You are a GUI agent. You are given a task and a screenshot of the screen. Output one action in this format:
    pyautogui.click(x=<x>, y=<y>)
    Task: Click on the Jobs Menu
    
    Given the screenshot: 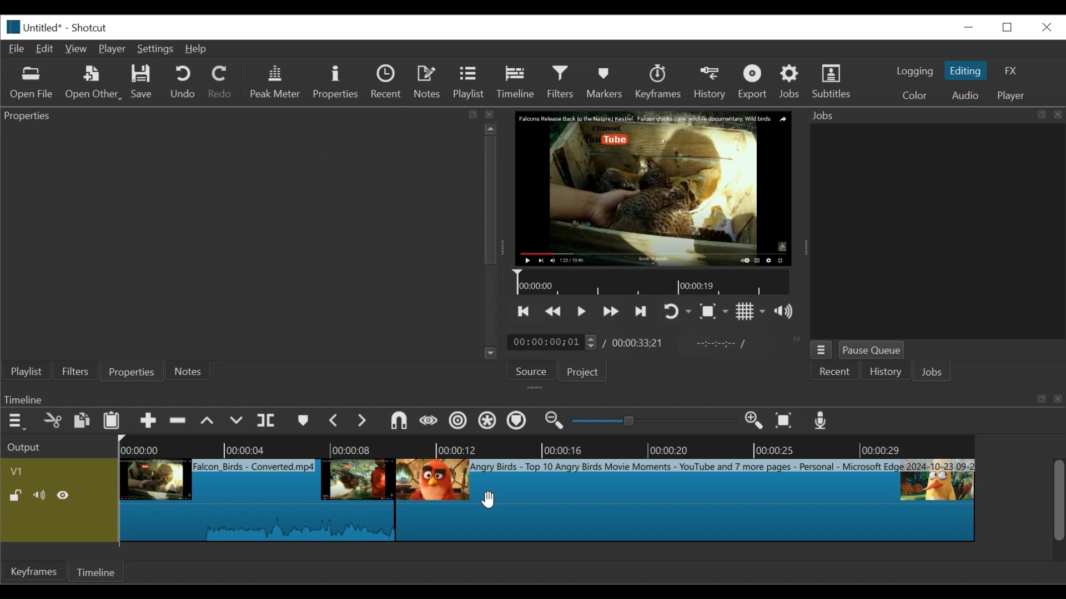 What is the action you would take?
    pyautogui.click(x=823, y=350)
    